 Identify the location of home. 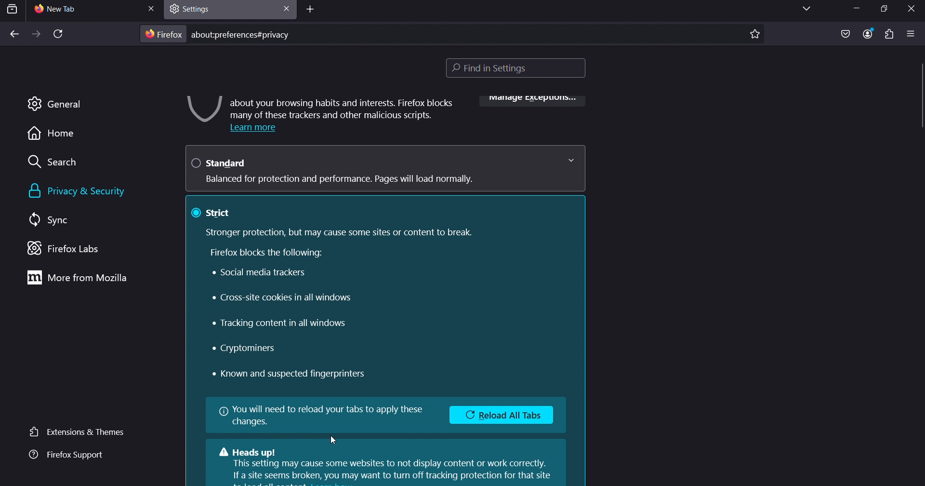
(50, 136).